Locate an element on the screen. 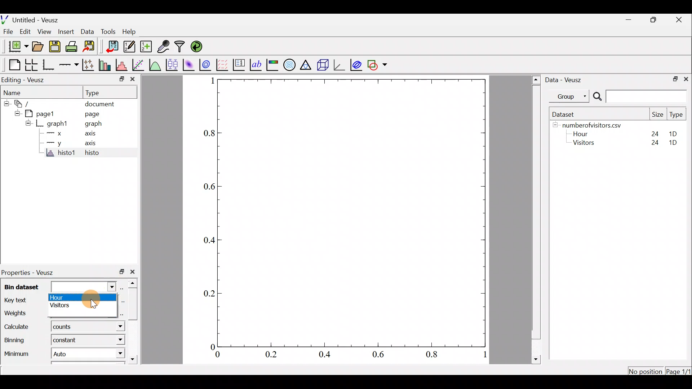 This screenshot has width=692, height=389. Tools is located at coordinates (110, 32).